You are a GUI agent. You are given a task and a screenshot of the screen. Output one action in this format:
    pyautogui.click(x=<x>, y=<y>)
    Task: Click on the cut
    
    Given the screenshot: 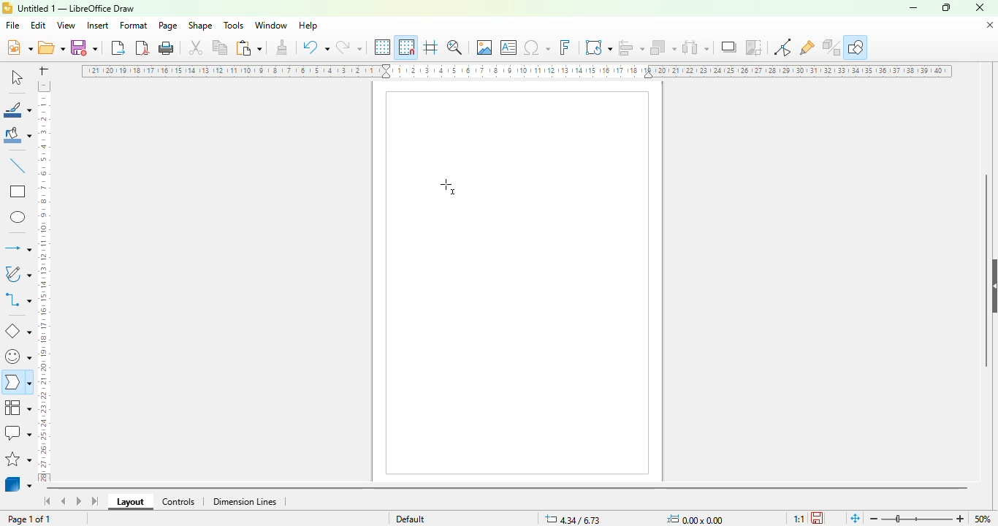 What is the action you would take?
    pyautogui.click(x=196, y=47)
    